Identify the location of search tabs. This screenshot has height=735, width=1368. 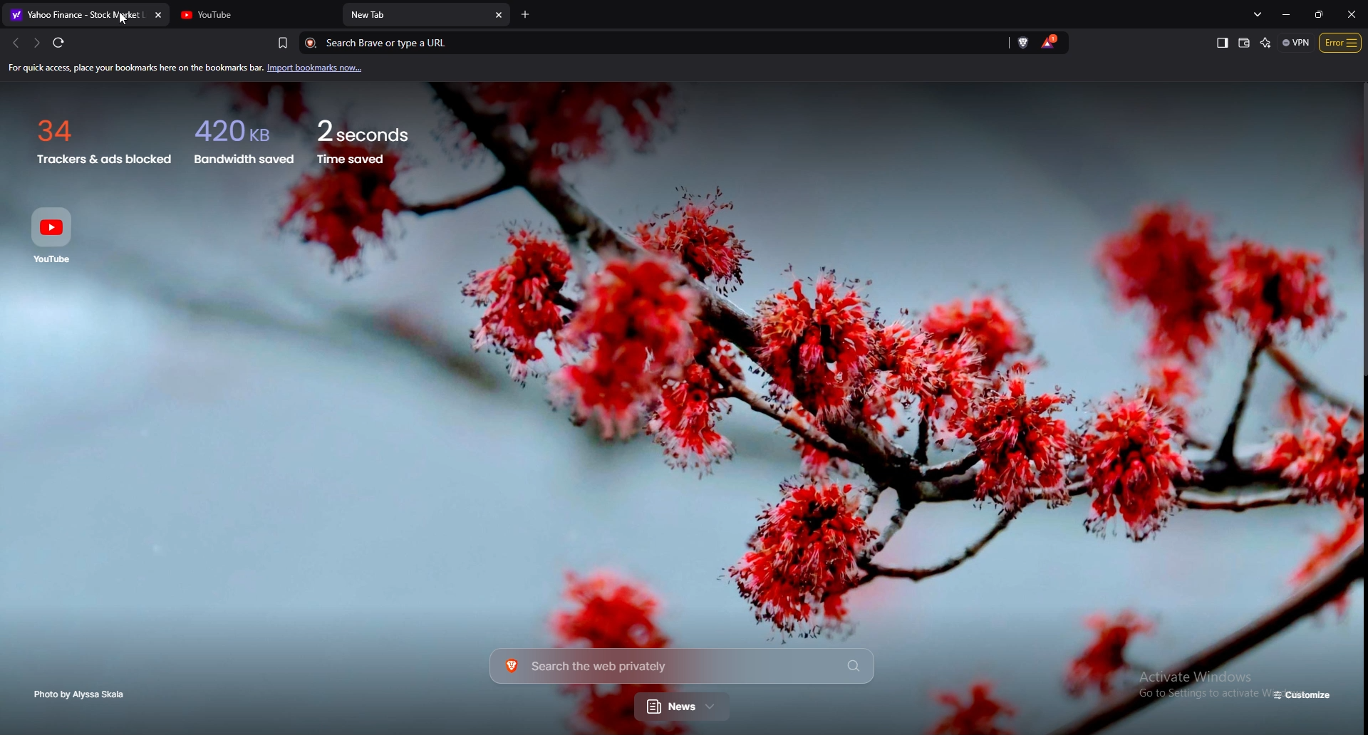
(1260, 14).